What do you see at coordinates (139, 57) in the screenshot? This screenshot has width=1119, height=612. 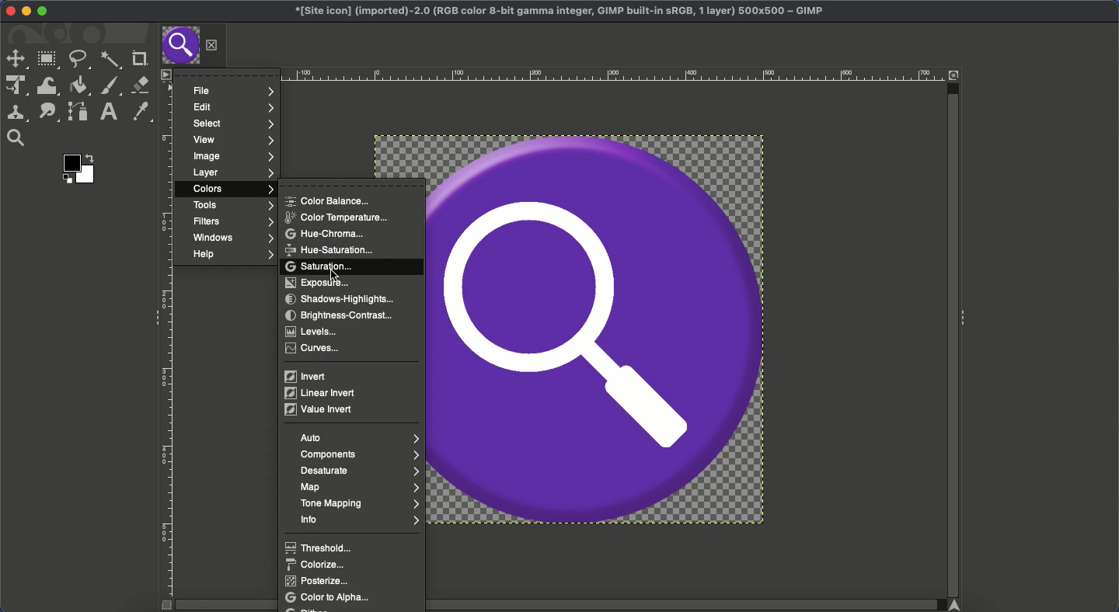 I see `Crop` at bounding box center [139, 57].